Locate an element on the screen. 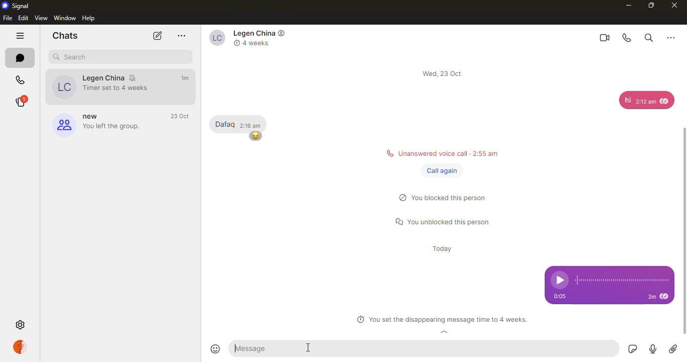 The image size is (687, 362). maximize is located at coordinates (650, 5).